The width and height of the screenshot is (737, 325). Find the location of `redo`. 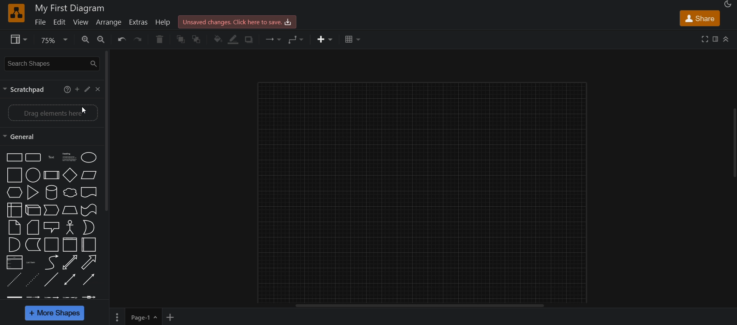

redo is located at coordinates (140, 40).